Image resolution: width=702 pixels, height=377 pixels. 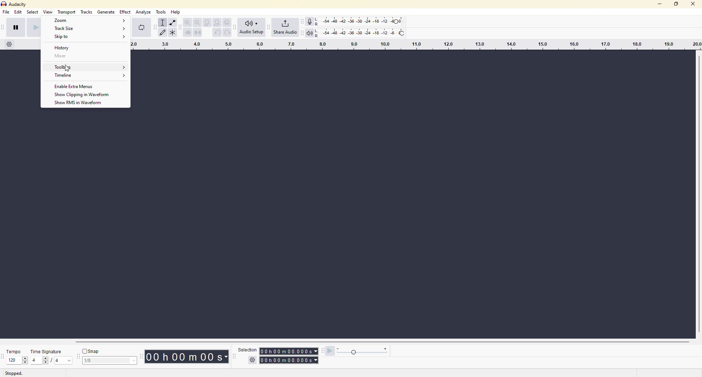 I want to click on Enable Extra Menus, so click(x=75, y=87).